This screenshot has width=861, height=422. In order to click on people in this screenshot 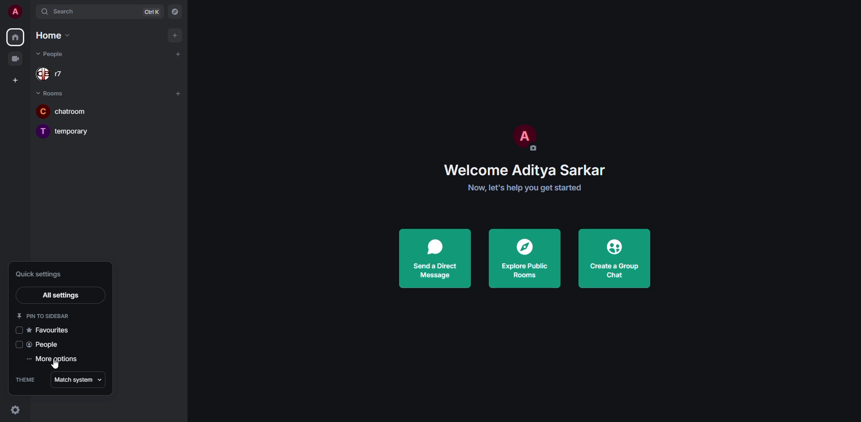, I will do `click(57, 54)`.